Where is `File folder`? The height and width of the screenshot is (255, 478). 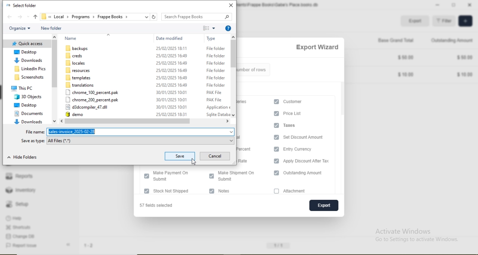 File folder is located at coordinates (215, 56).